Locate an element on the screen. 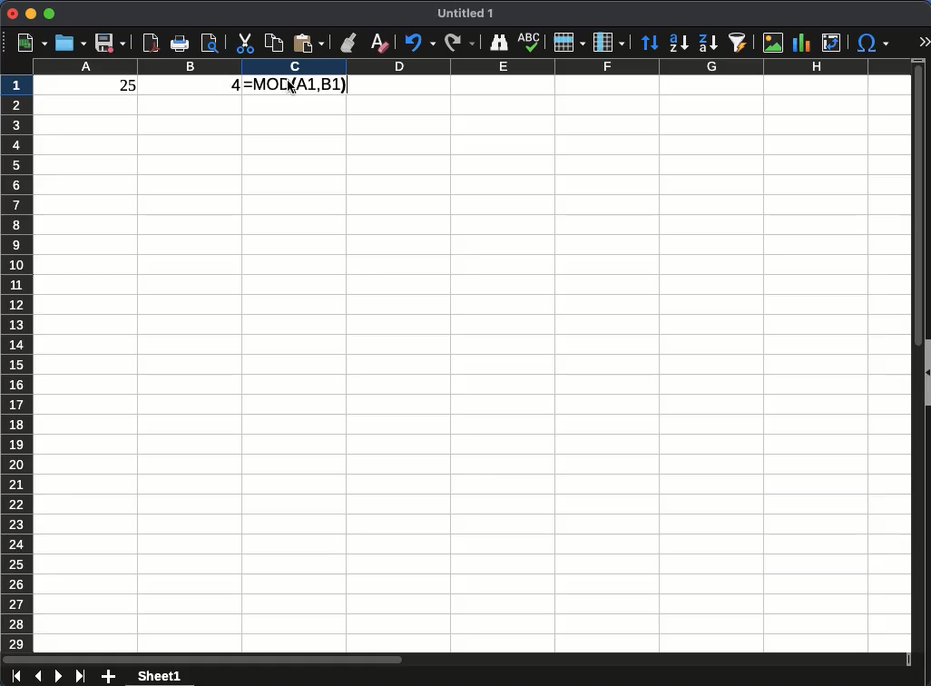 The height and width of the screenshot is (686, 931). clear formatting is located at coordinates (381, 43).